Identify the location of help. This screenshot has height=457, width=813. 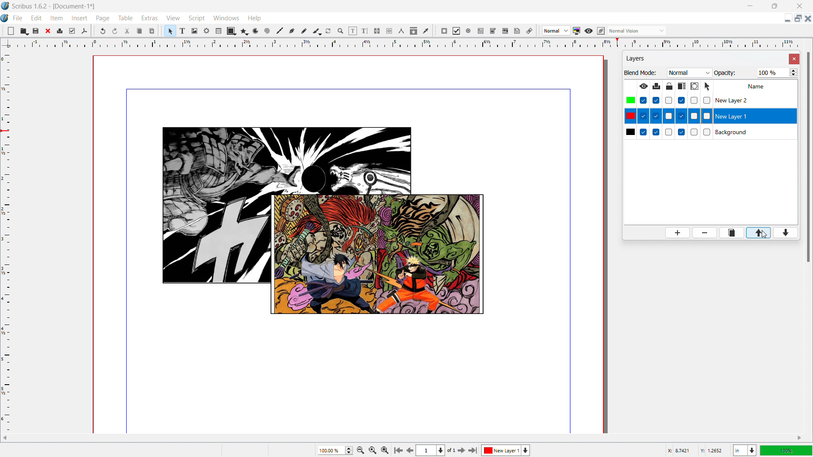
(254, 18).